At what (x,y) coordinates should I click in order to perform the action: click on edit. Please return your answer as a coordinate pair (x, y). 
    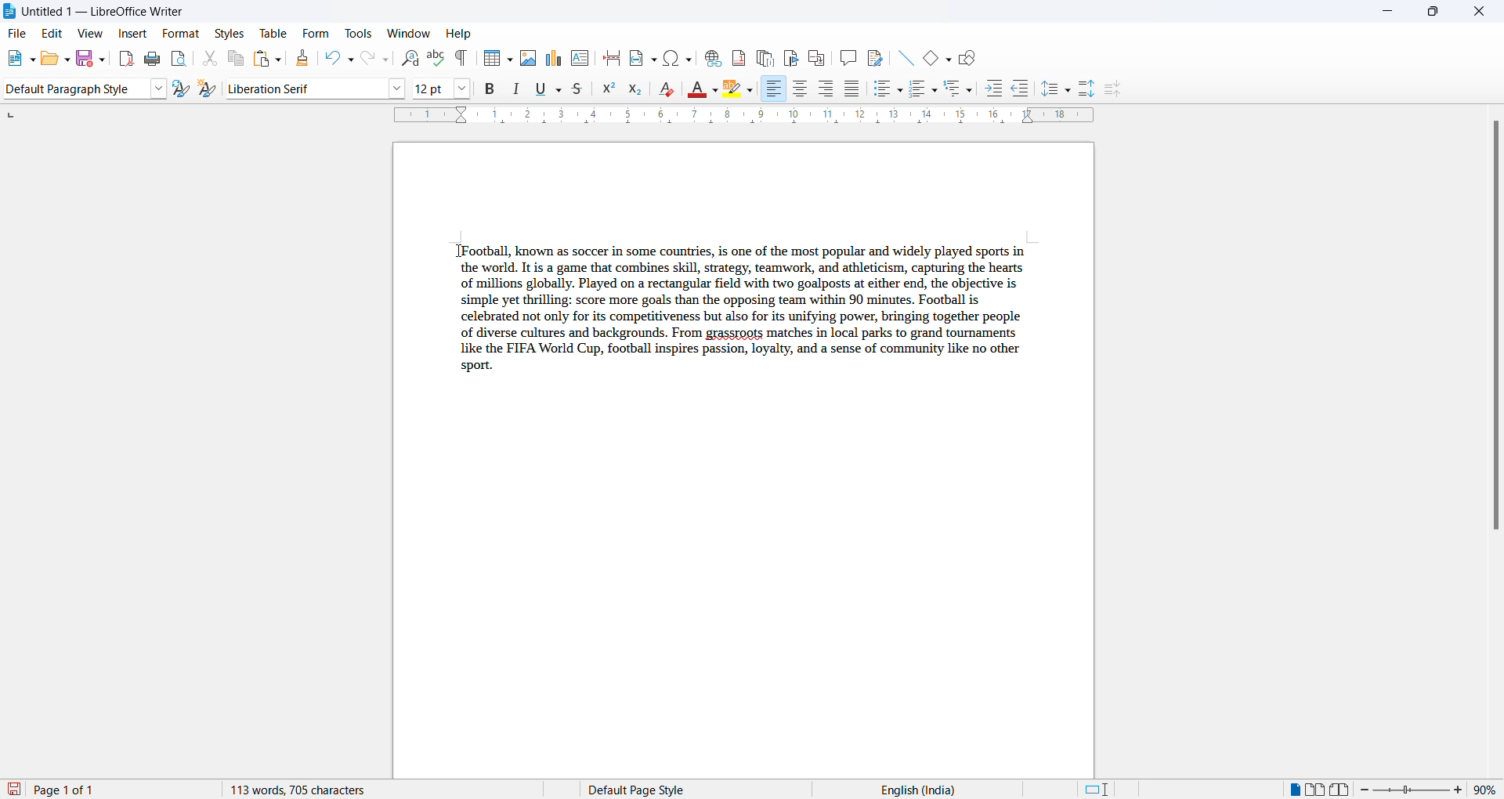
    Looking at the image, I should click on (54, 34).